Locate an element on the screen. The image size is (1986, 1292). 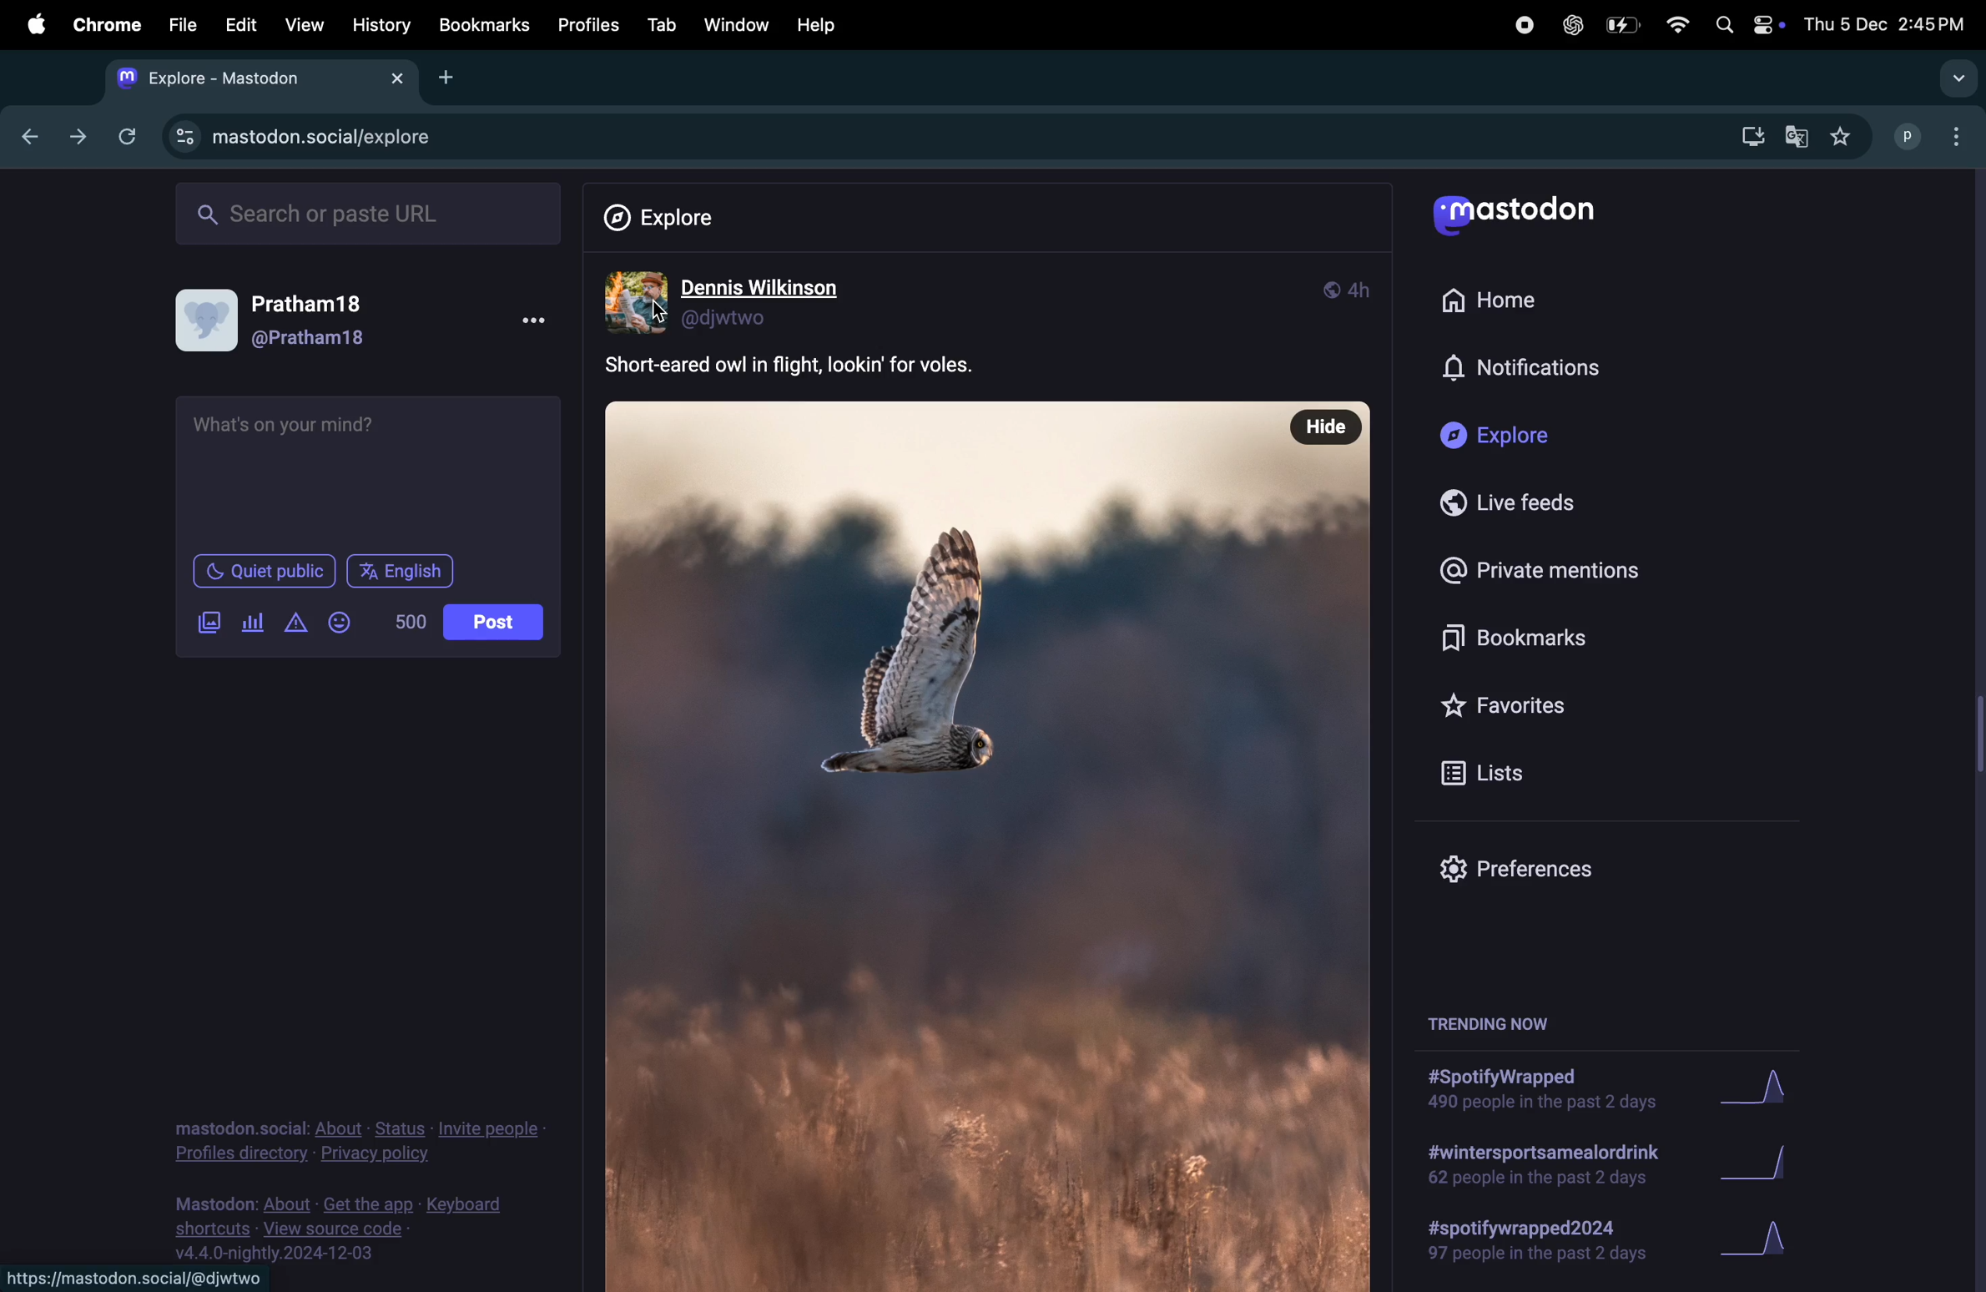
alert is located at coordinates (295, 625).